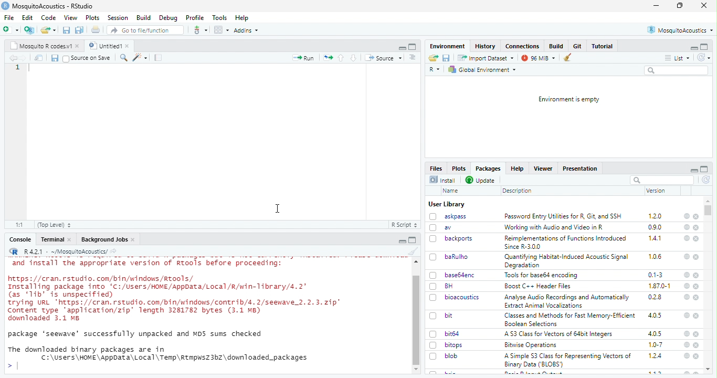  What do you see at coordinates (560, 334) in the screenshot?
I see `A 'S3 Class for Vectors of 64bit Integers` at bounding box center [560, 334].